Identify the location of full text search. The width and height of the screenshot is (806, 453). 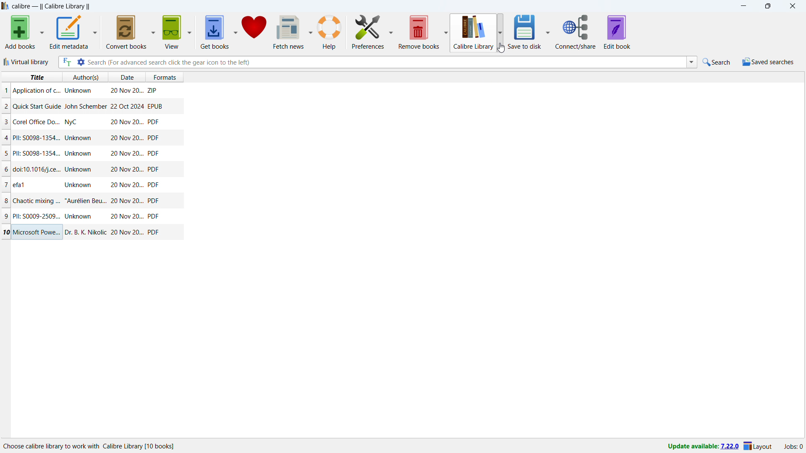
(66, 62).